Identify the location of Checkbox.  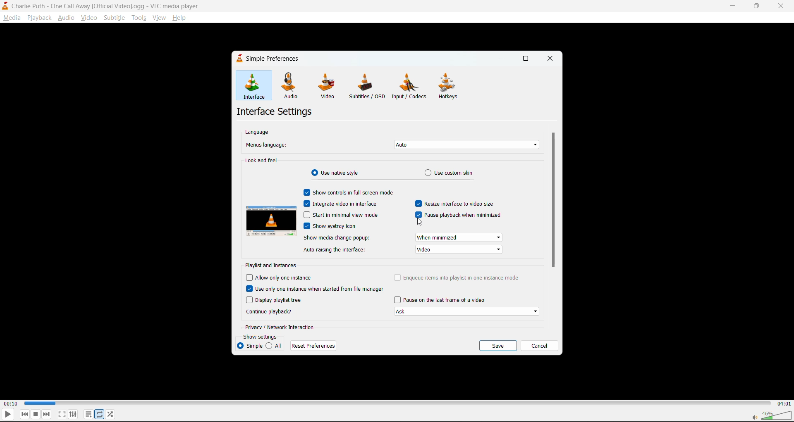
(306, 192).